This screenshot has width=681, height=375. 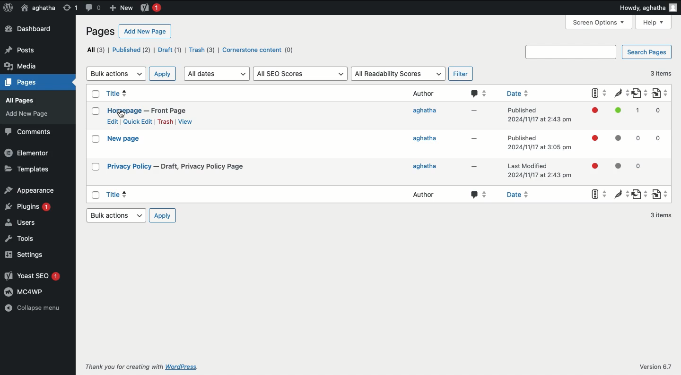 What do you see at coordinates (37, 9) in the screenshot?
I see `User` at bounding box center [37, 9].